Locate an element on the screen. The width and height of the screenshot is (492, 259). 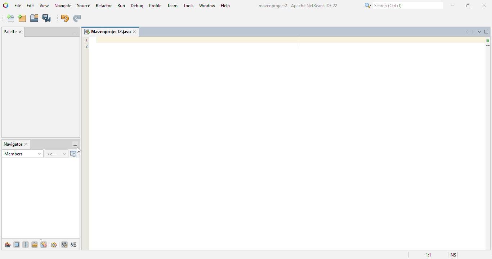
edit is located at coordinates (30, 5).